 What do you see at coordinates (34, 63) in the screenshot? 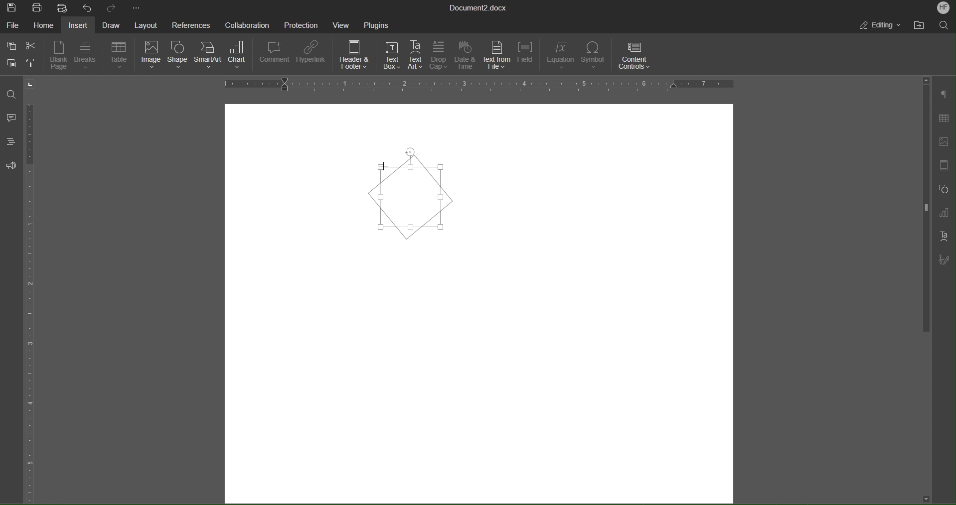
I see `Copy Style` at bounding box center [34, 63].